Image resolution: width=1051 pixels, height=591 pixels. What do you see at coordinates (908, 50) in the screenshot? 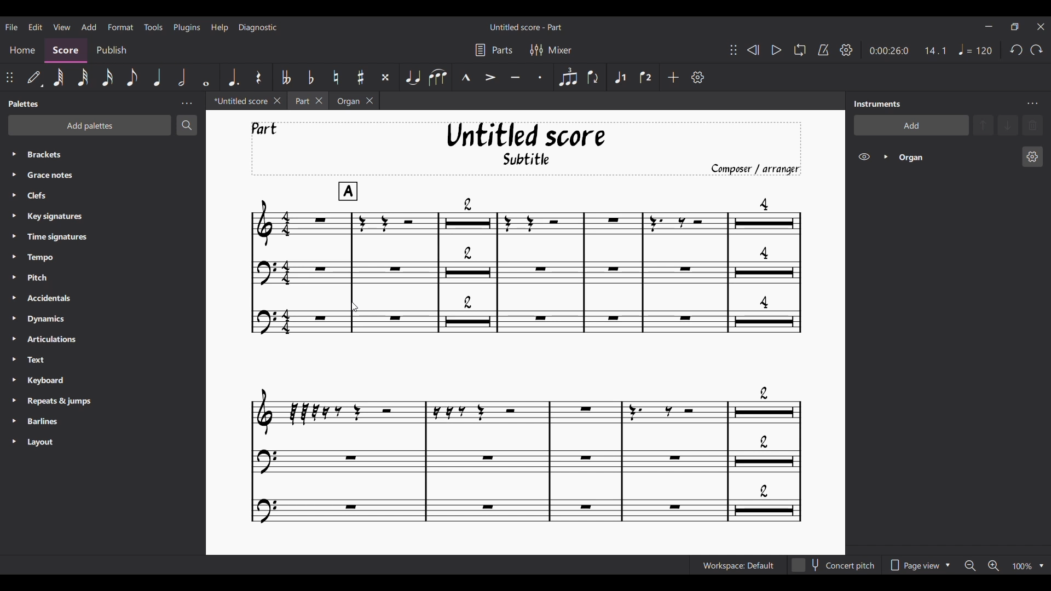
I see `Current ratio and duration of score` at bounding box center [908, 50].